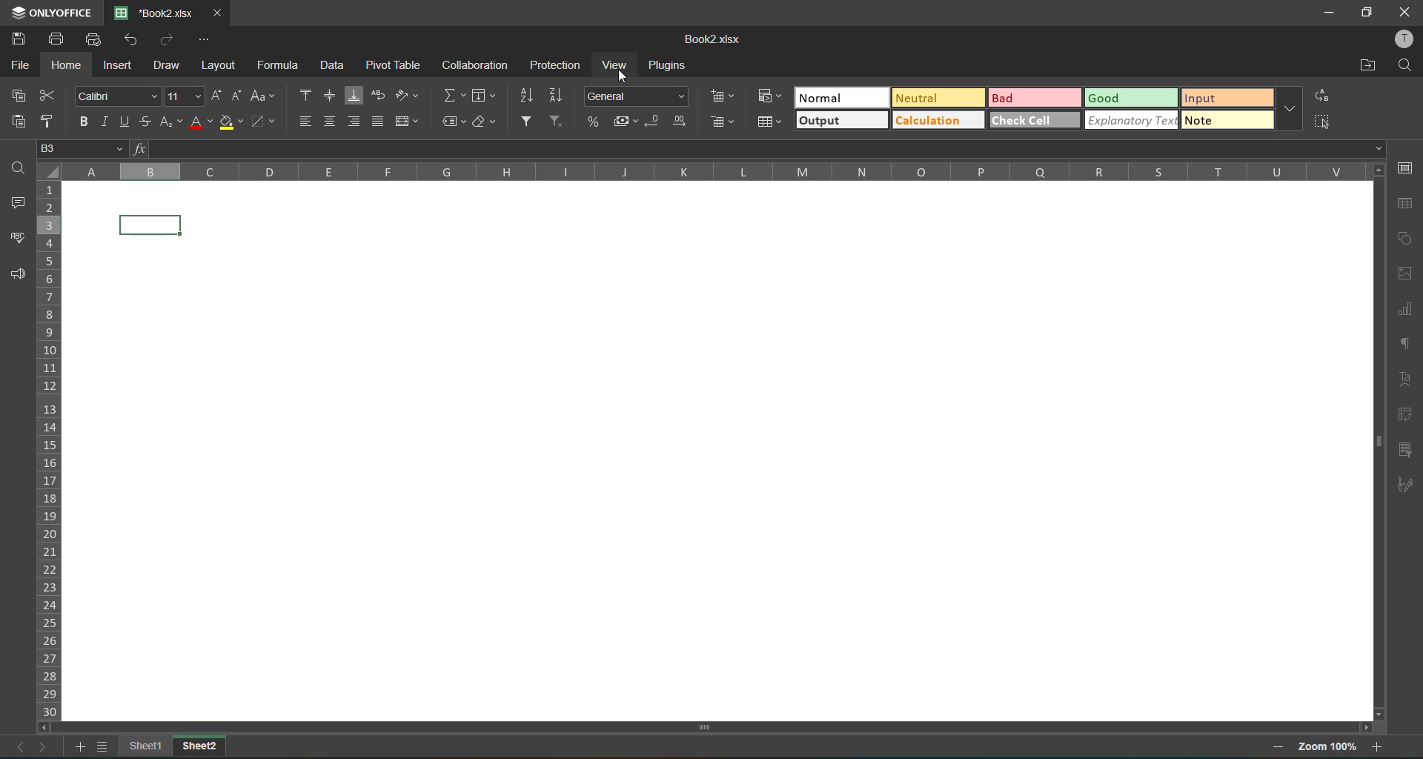  Describe the element at coordinates (709, 40) in the screenshot. I see `book2.xlsx` at that location.